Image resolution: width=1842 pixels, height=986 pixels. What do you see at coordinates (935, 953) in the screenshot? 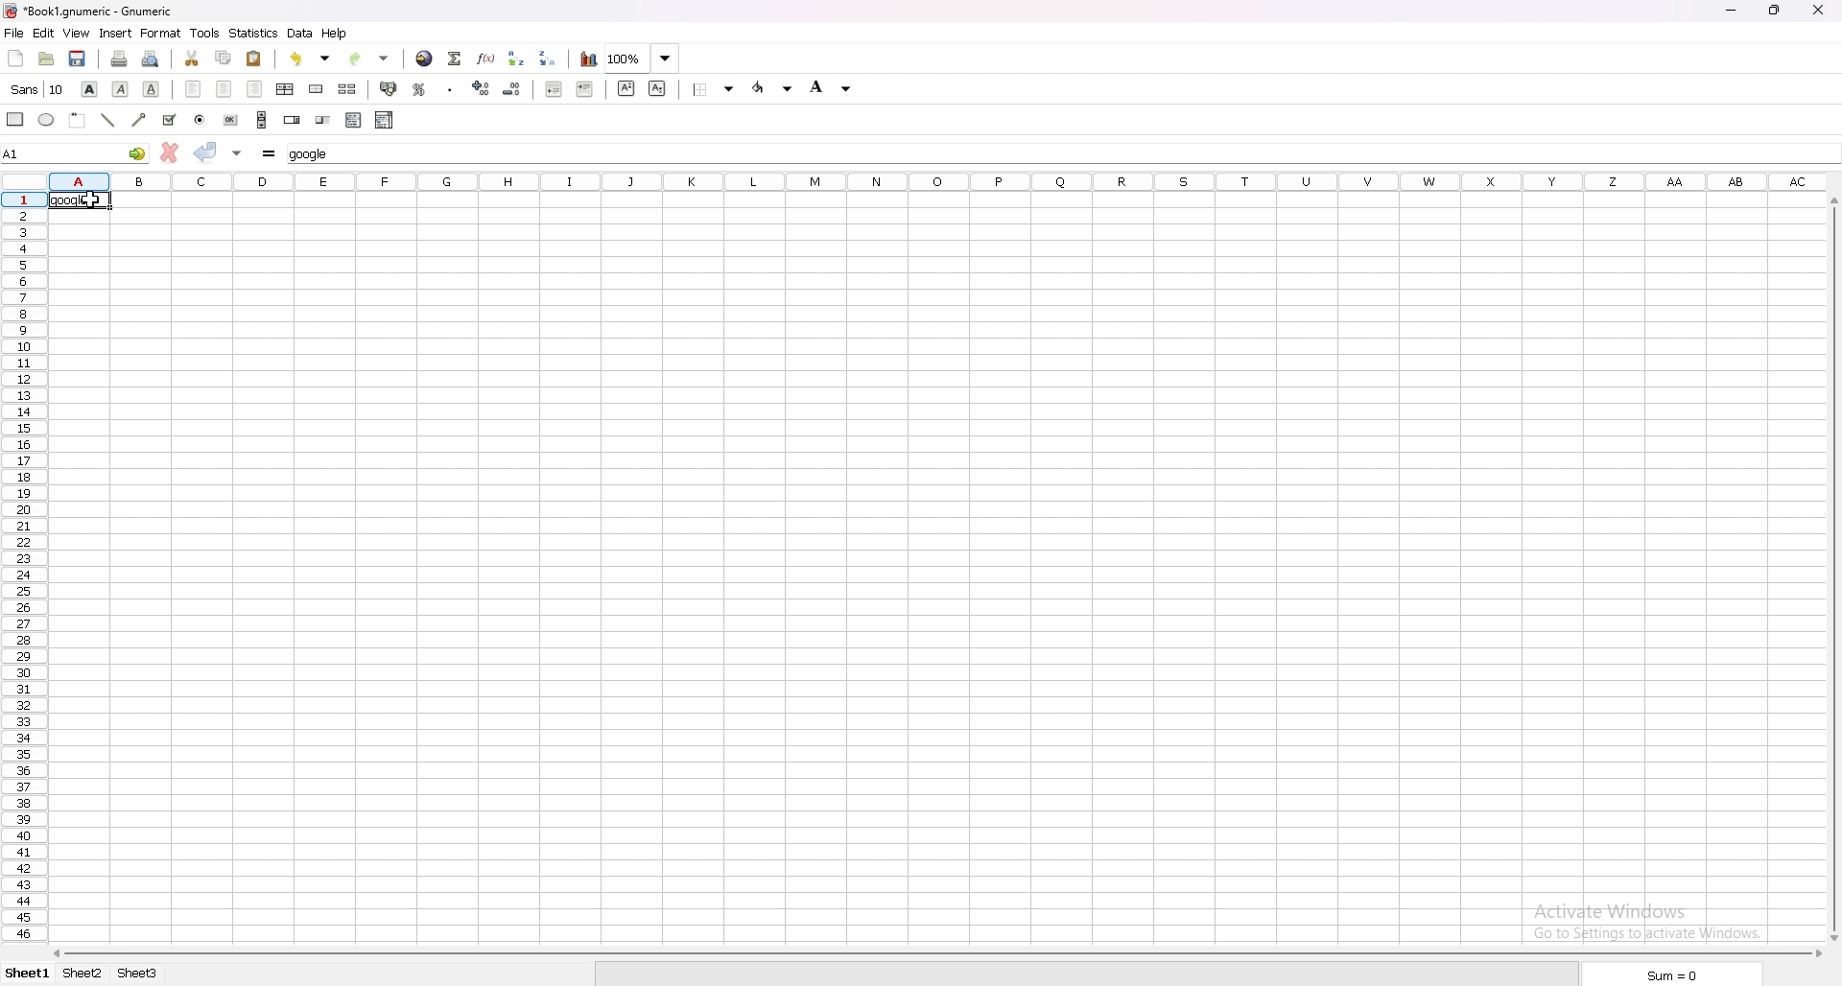
I see `scroll bar` at bounding box center [935, 953].